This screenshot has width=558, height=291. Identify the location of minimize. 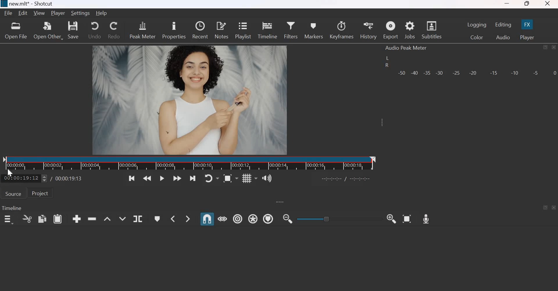
(507, 5).